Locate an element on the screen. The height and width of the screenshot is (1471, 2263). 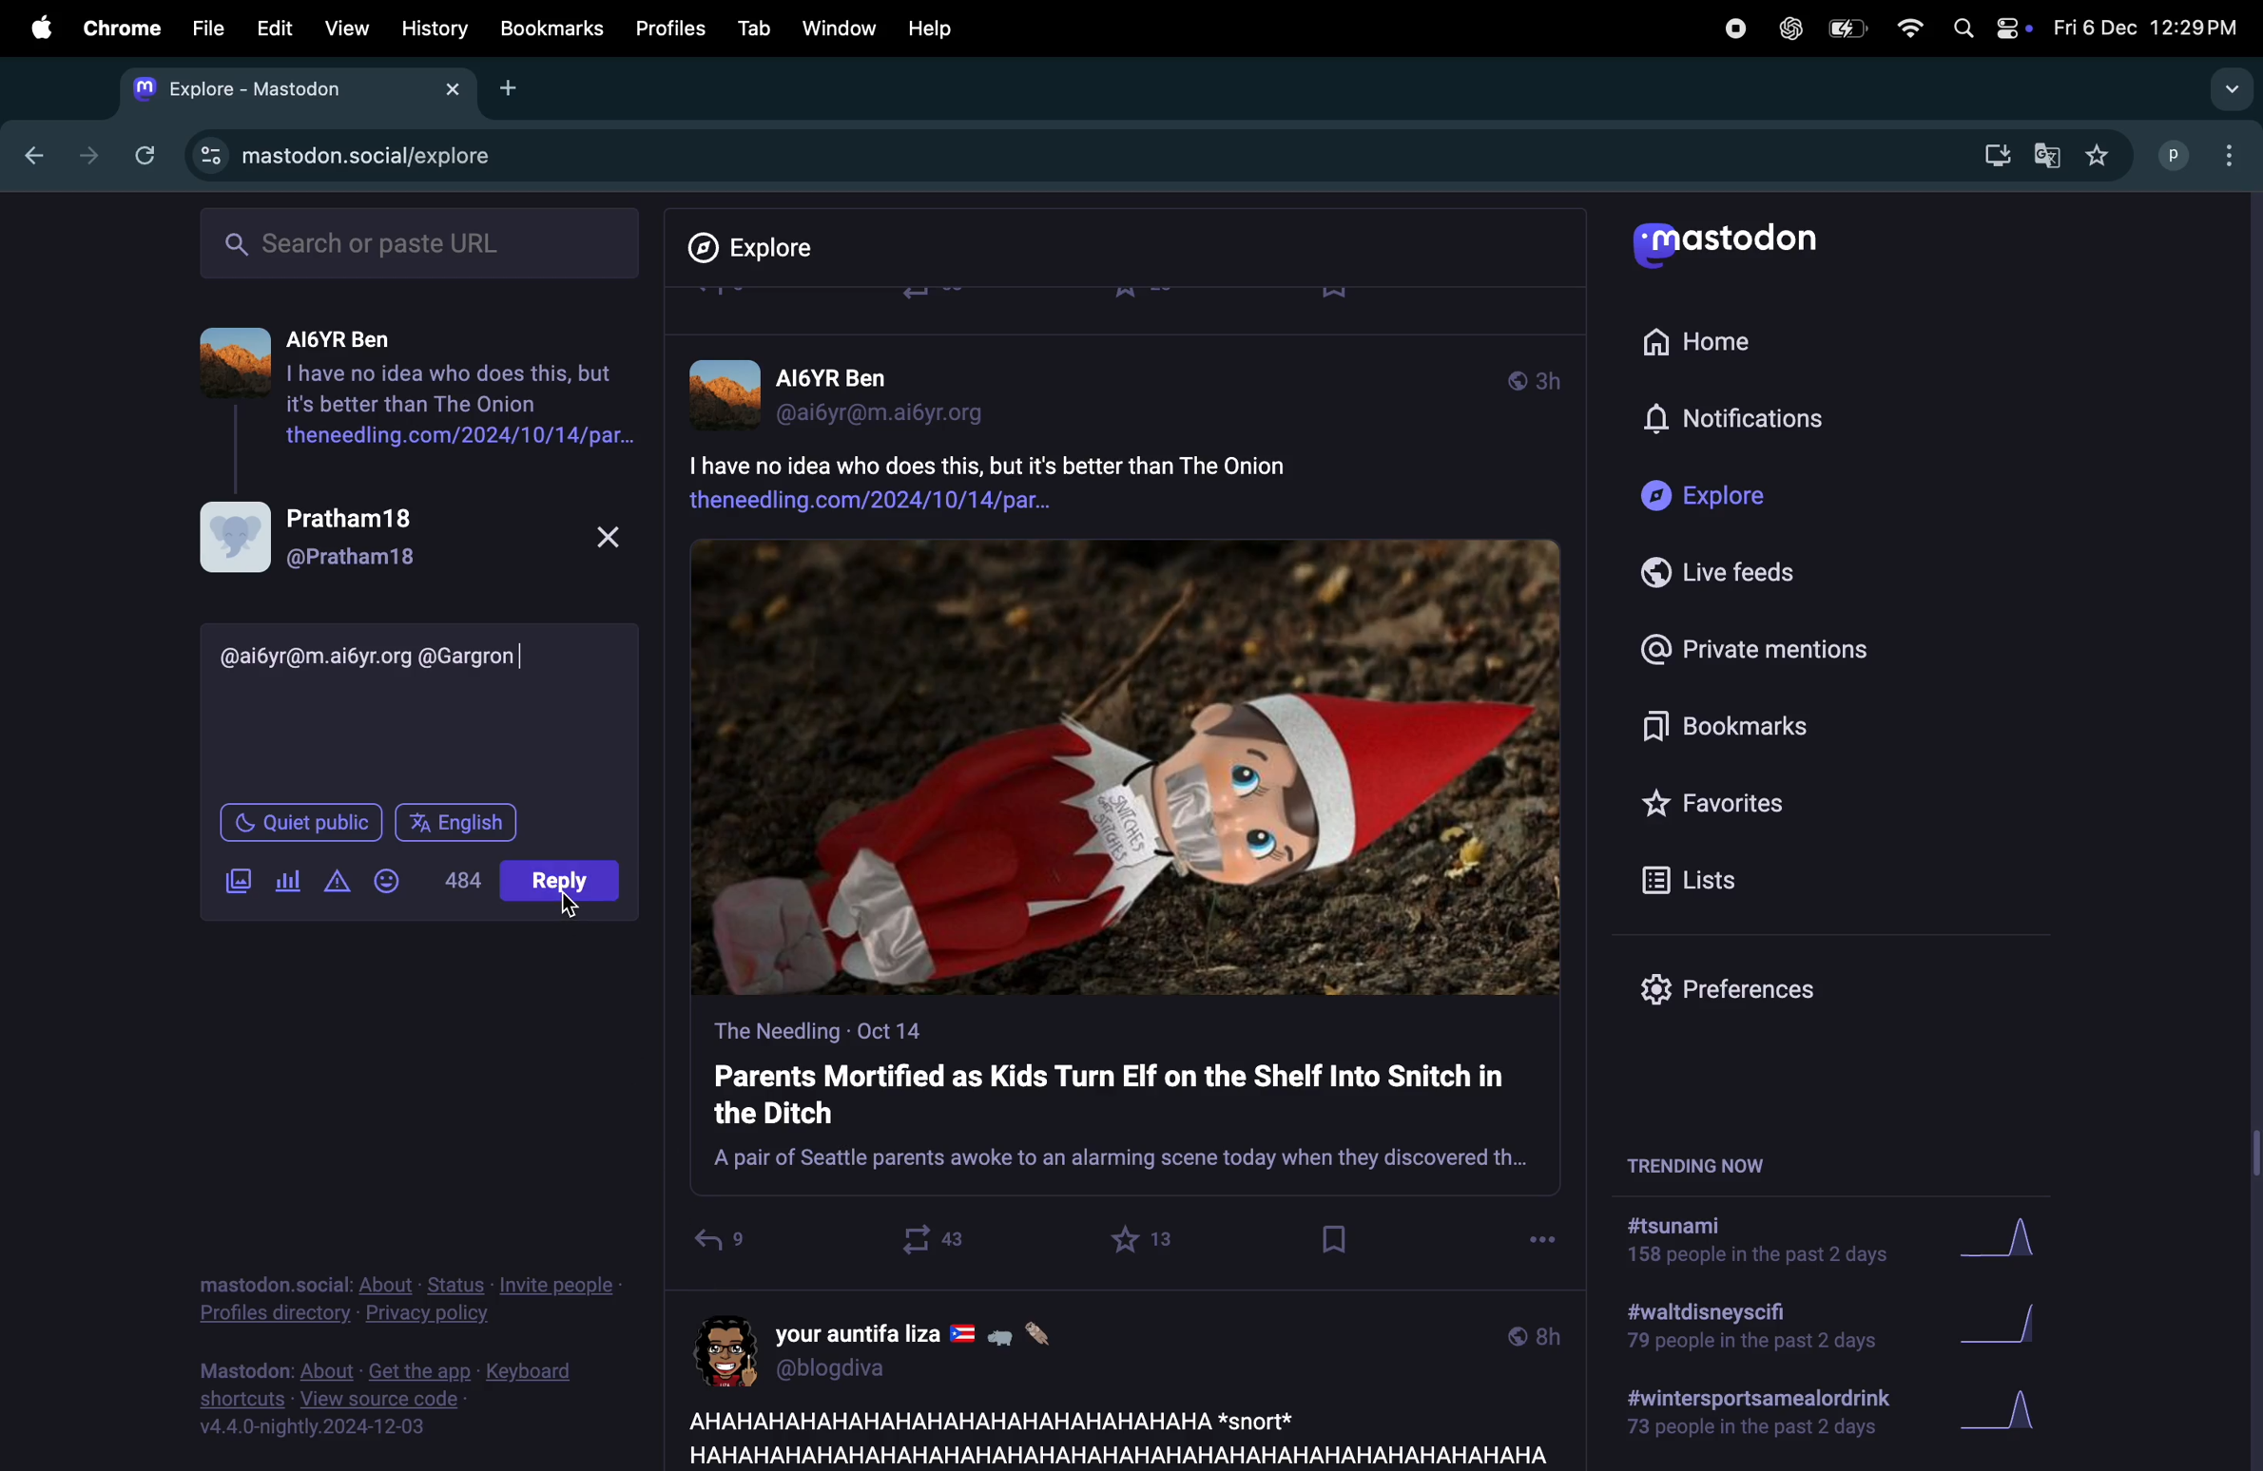
favourite is located at coordinates (1146, 1239).